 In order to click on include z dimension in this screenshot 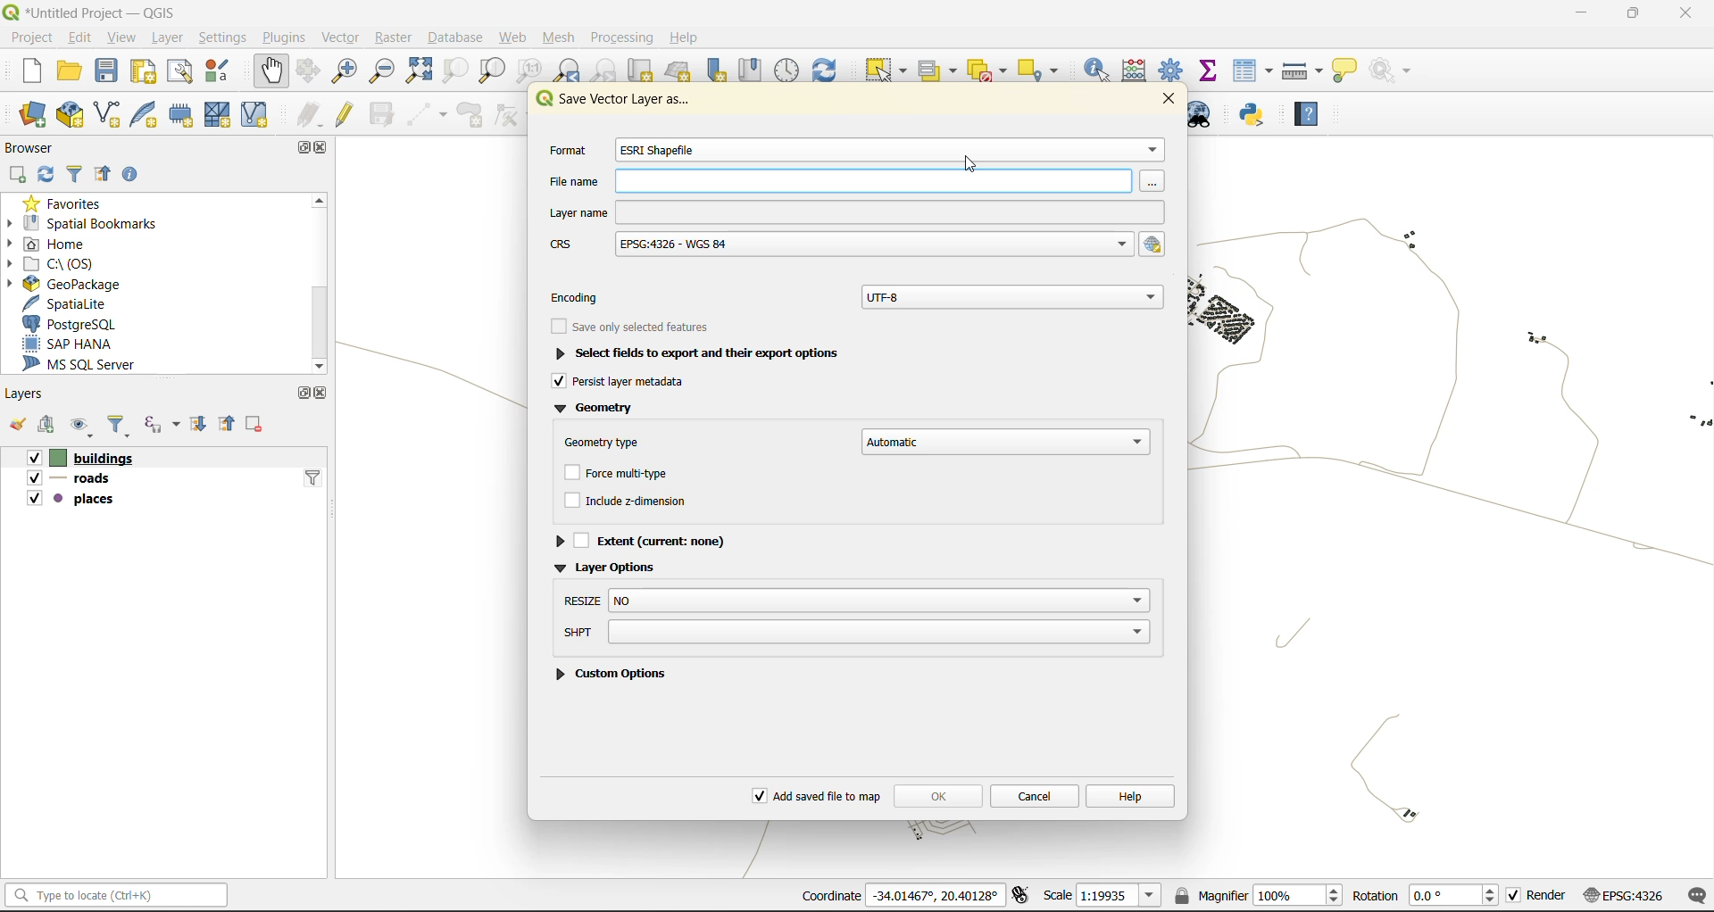, I will do `click(628, 498)`.